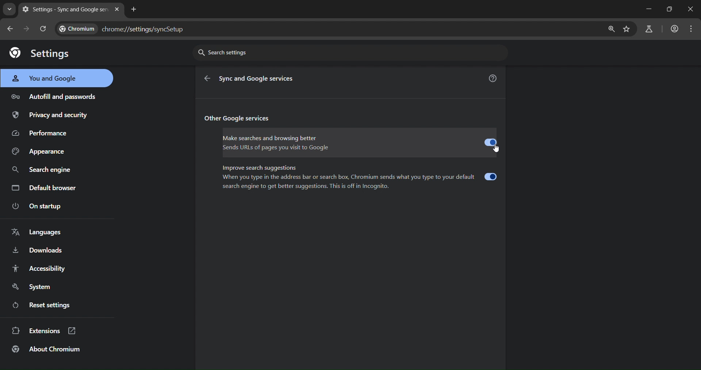  Describe the element at coordinates (43, 231) in the screenshot. I see `languages` at that location.